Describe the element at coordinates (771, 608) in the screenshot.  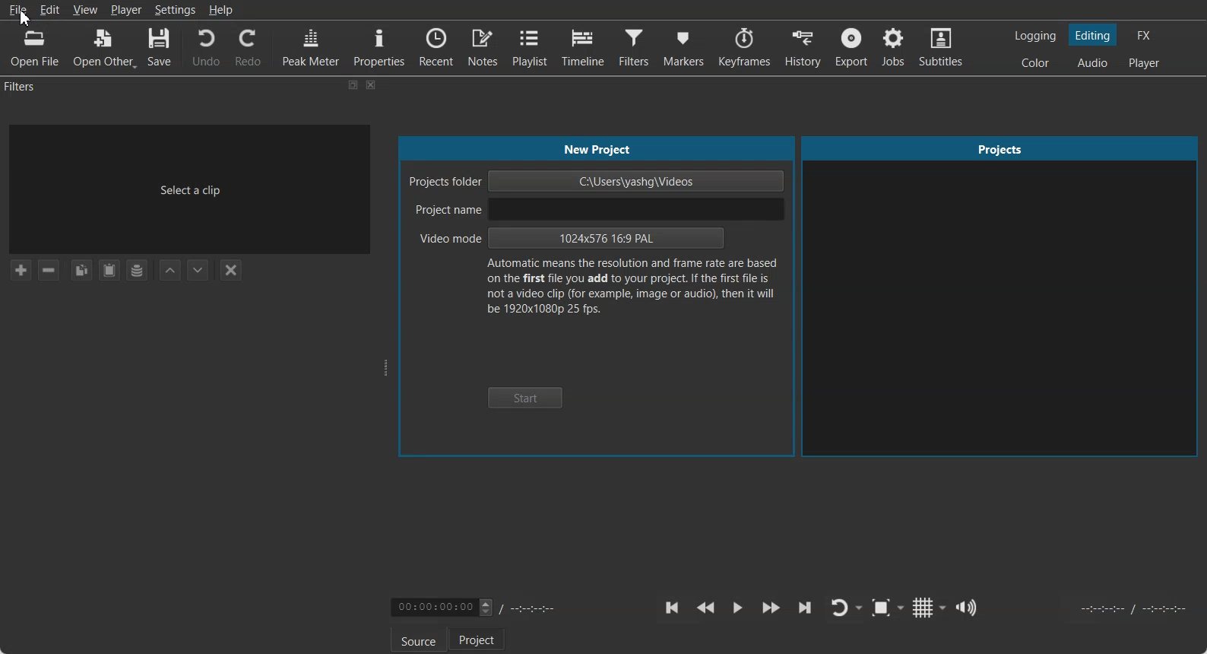
I see `Play quickly forward` at that location.